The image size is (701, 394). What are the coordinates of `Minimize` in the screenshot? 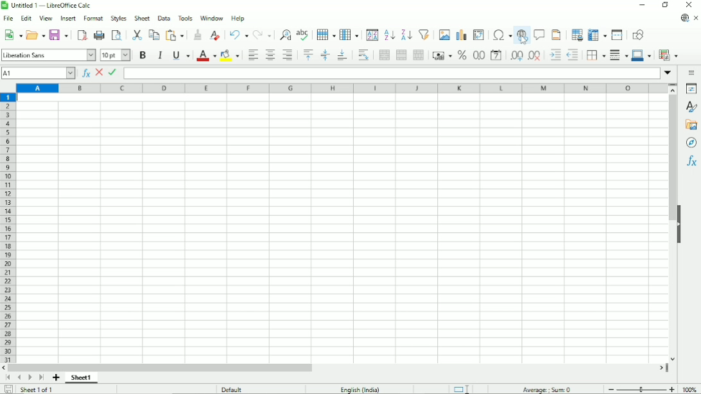 It's located at (643, 5).